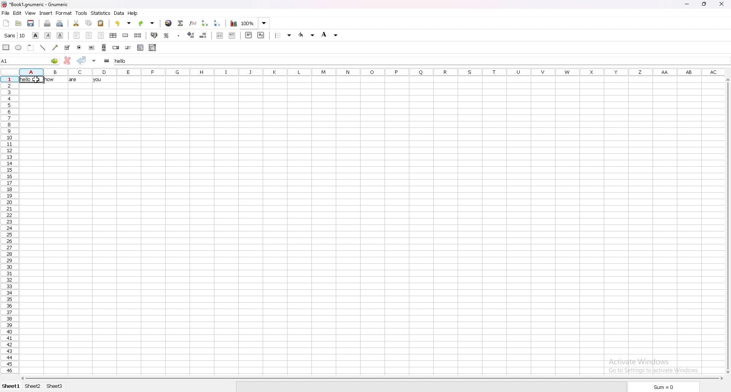  I want to click on zoom, so click(255, 23).